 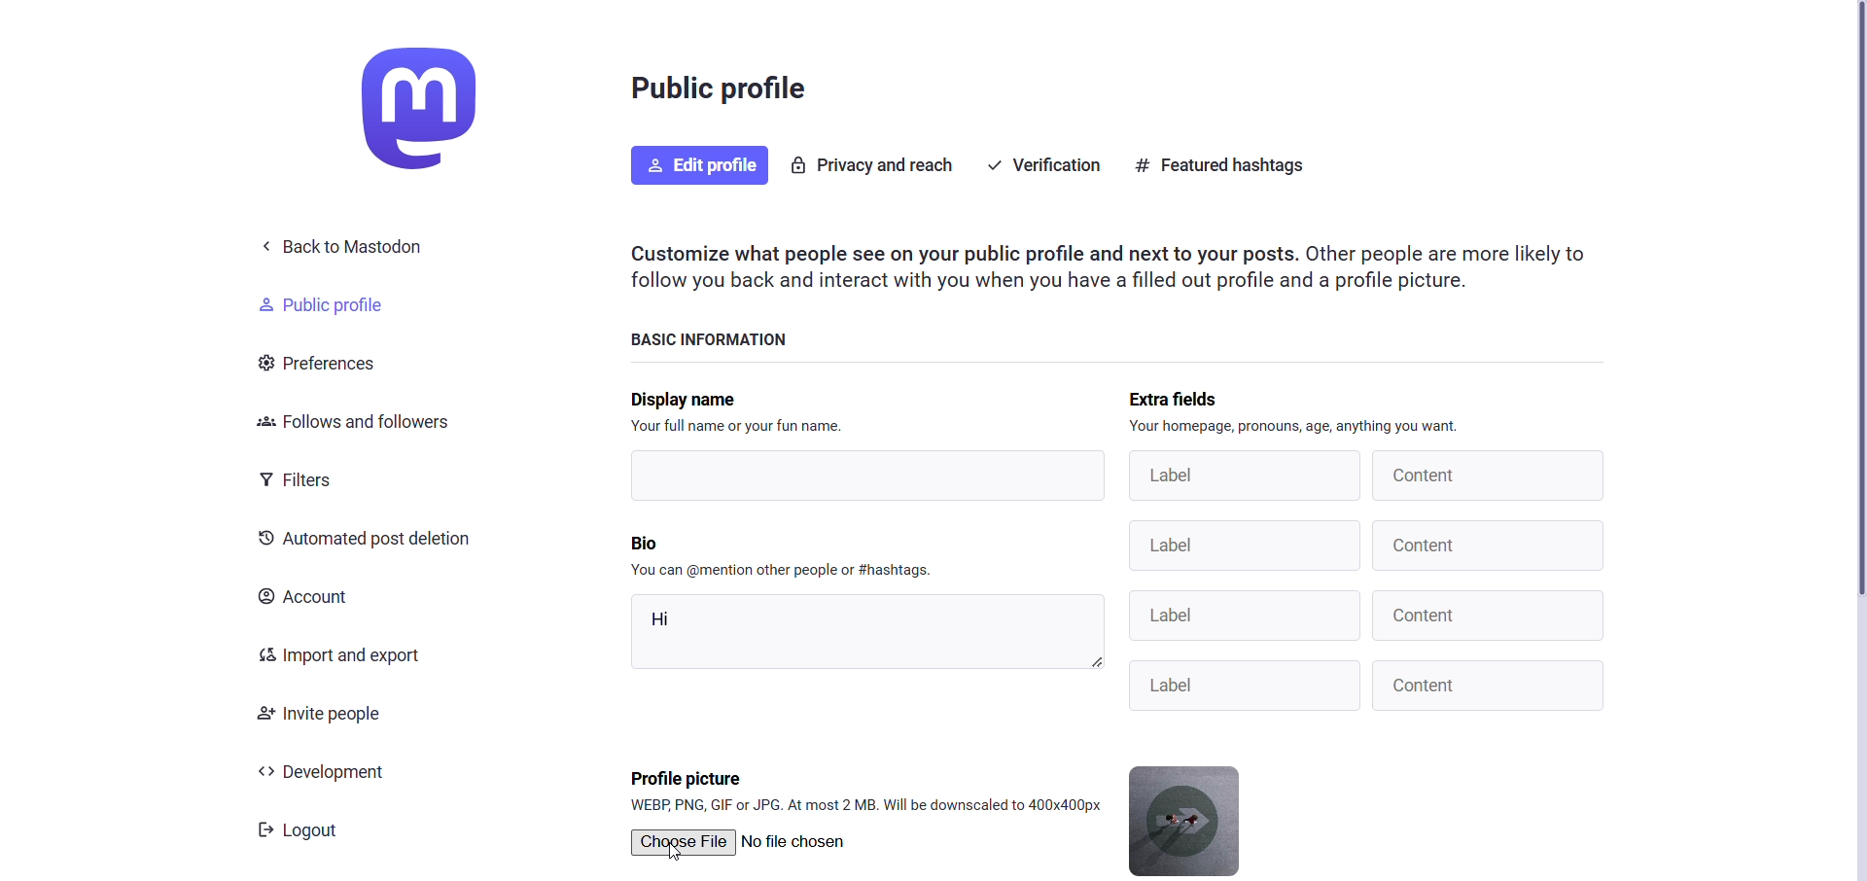 I want to click on public, so click(x=309, y=306).